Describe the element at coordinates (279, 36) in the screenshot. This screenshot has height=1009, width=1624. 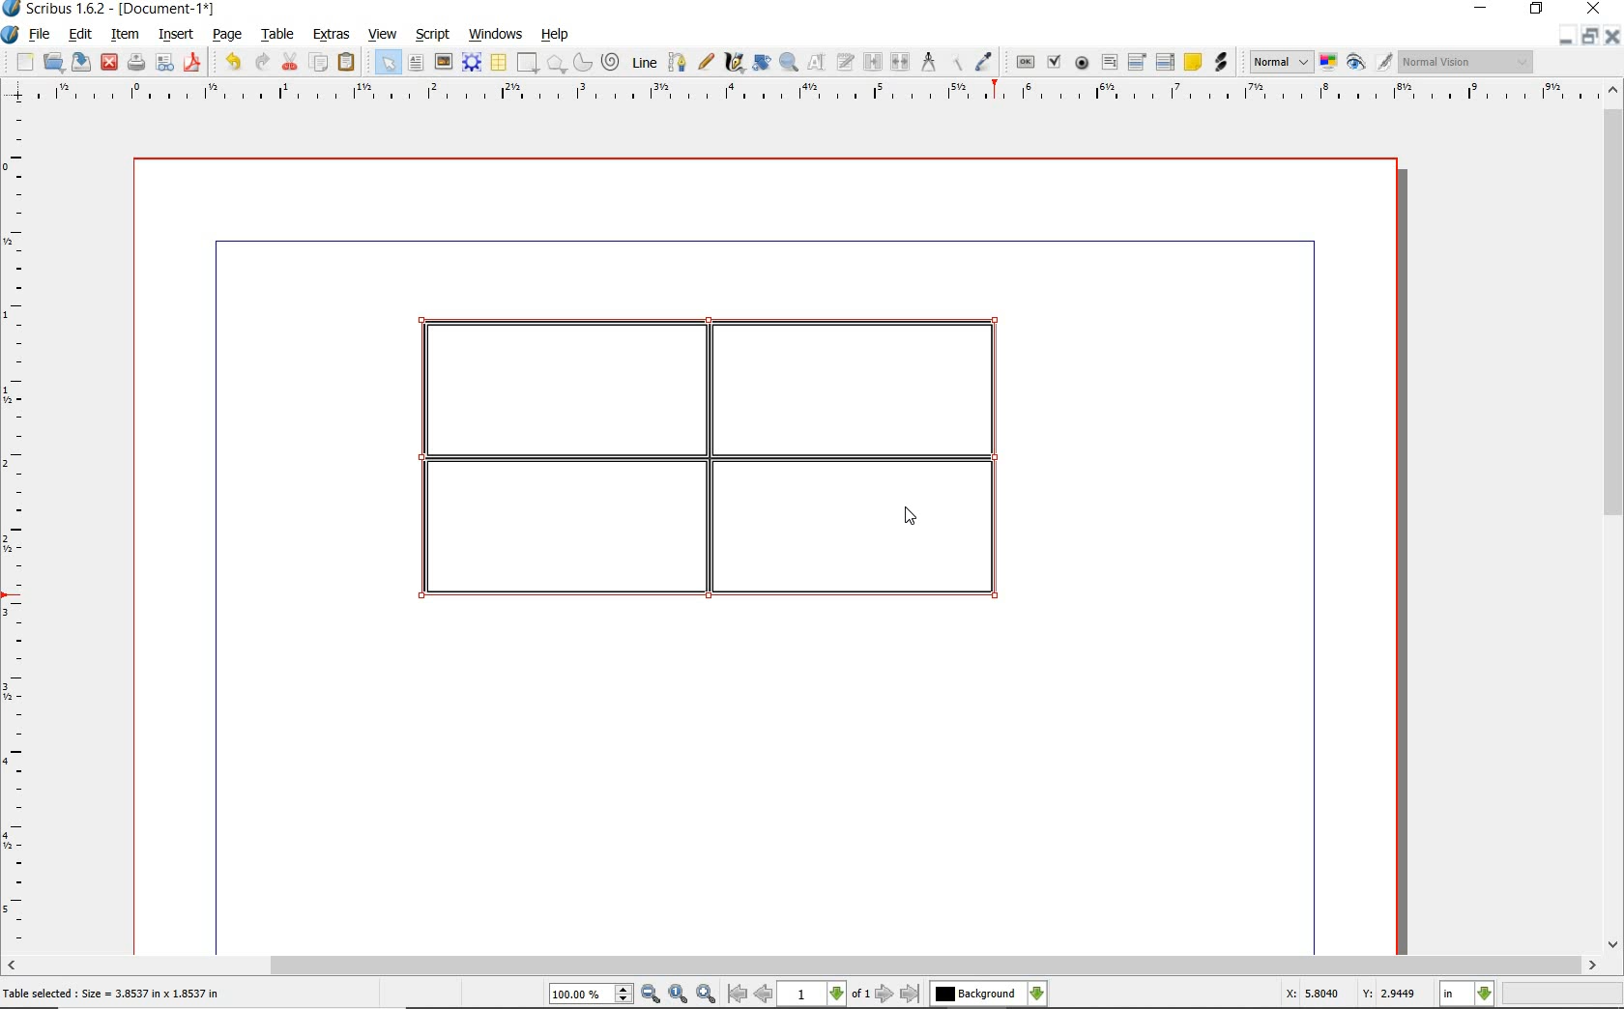
I see `table` at that location.